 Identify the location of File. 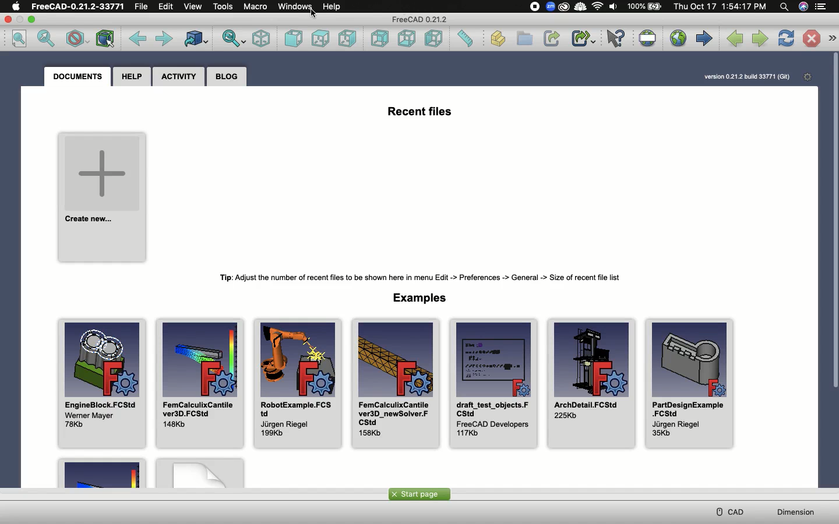
(142, 6).